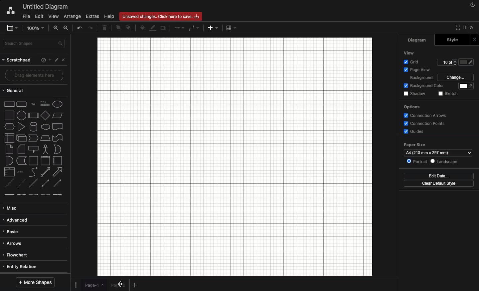 The width and height of the screenshot is (479, 291). Describe the element at coordinates (142, 28) in the screenshot. I see `Fill color` at that location.